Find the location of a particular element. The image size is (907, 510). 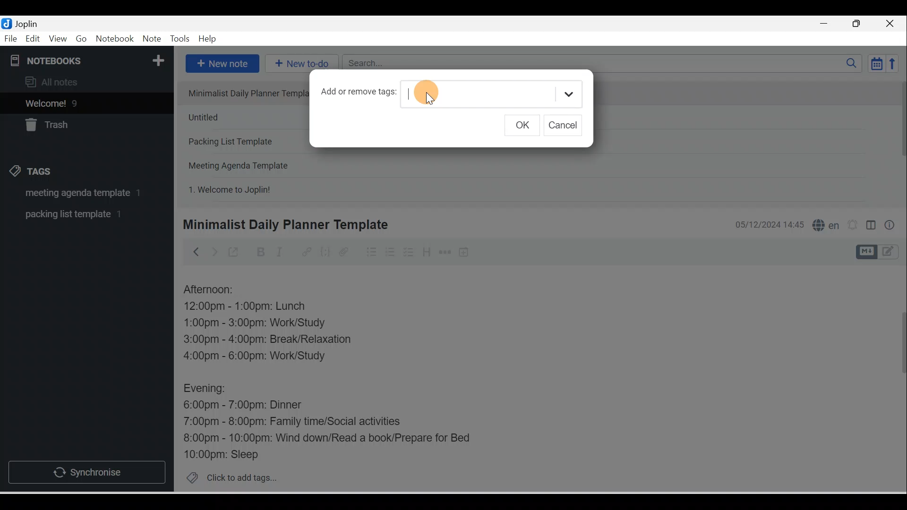

New note is located at coordinates (221, 64).